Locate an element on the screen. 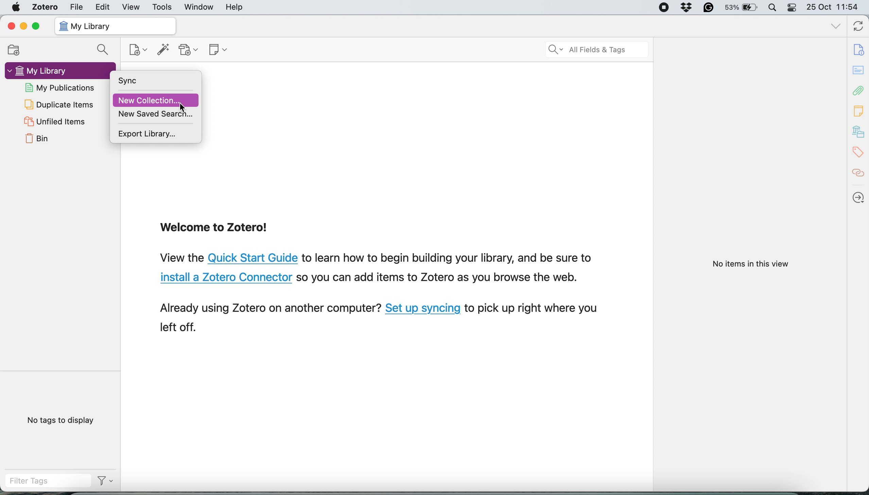  duplicate items is located at coordinates (59, 104).